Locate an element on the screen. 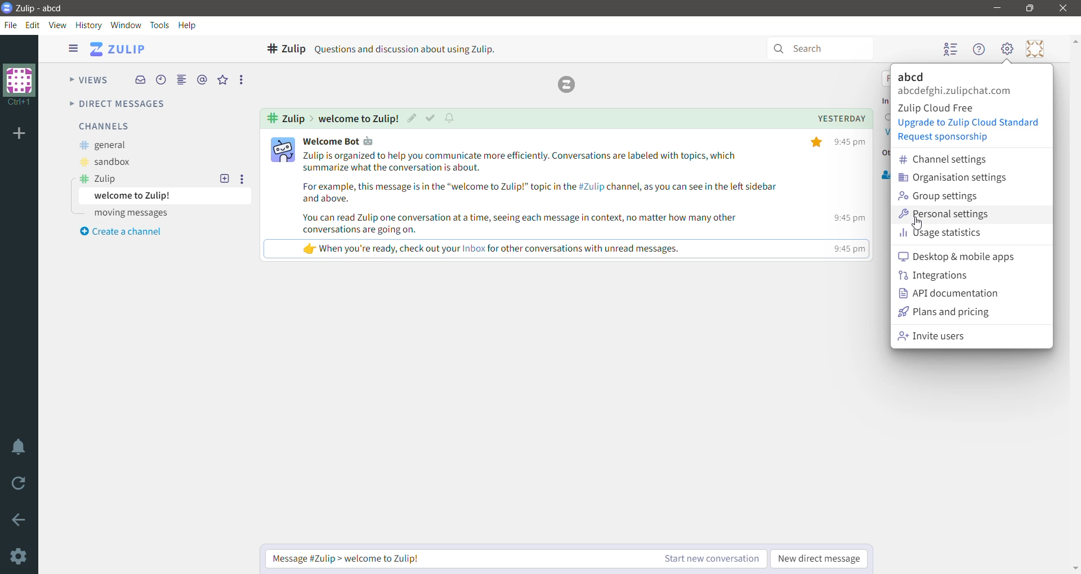 The height and width of the screenshot is (574, 1081). Group settings is located at coordinates (942, 196).